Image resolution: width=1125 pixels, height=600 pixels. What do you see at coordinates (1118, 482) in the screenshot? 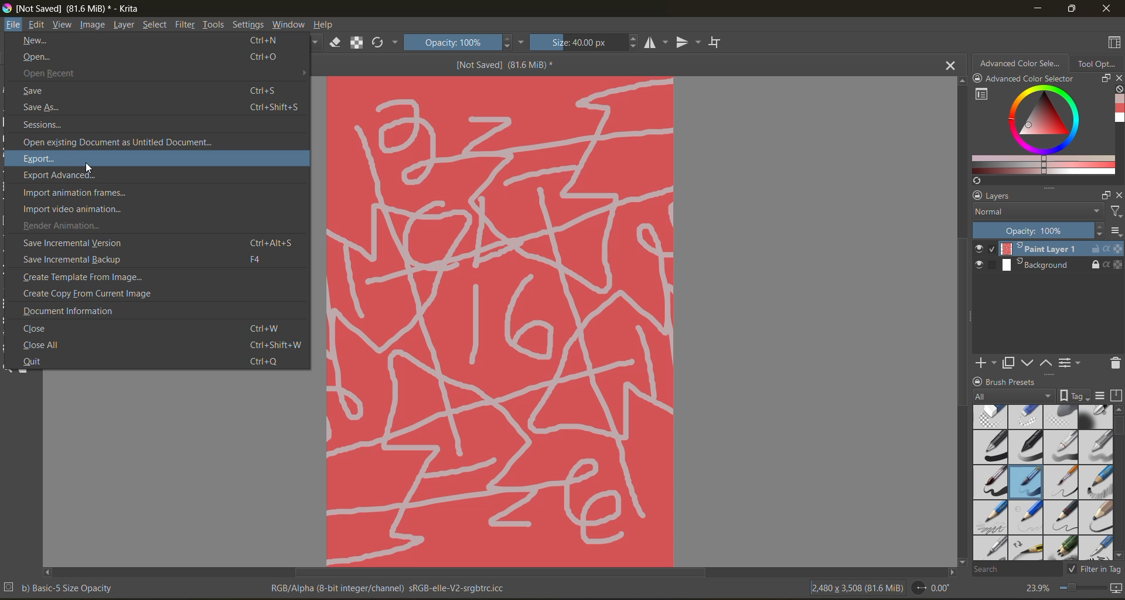
I see `vertical scroll bar` at bounding box center [1118, 482].